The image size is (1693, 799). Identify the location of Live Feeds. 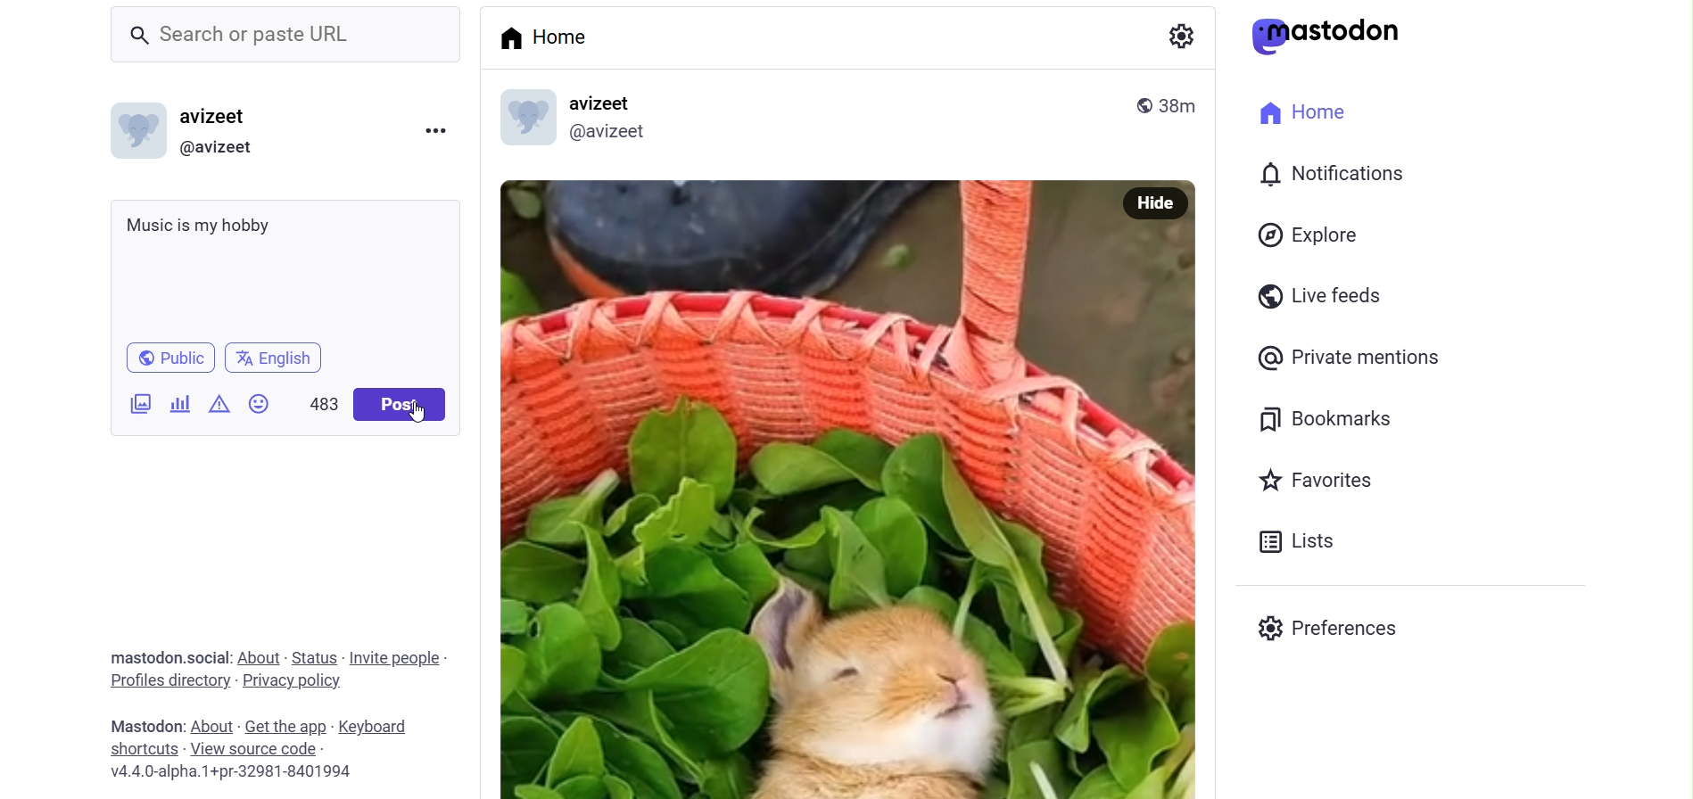
(1317, 296).